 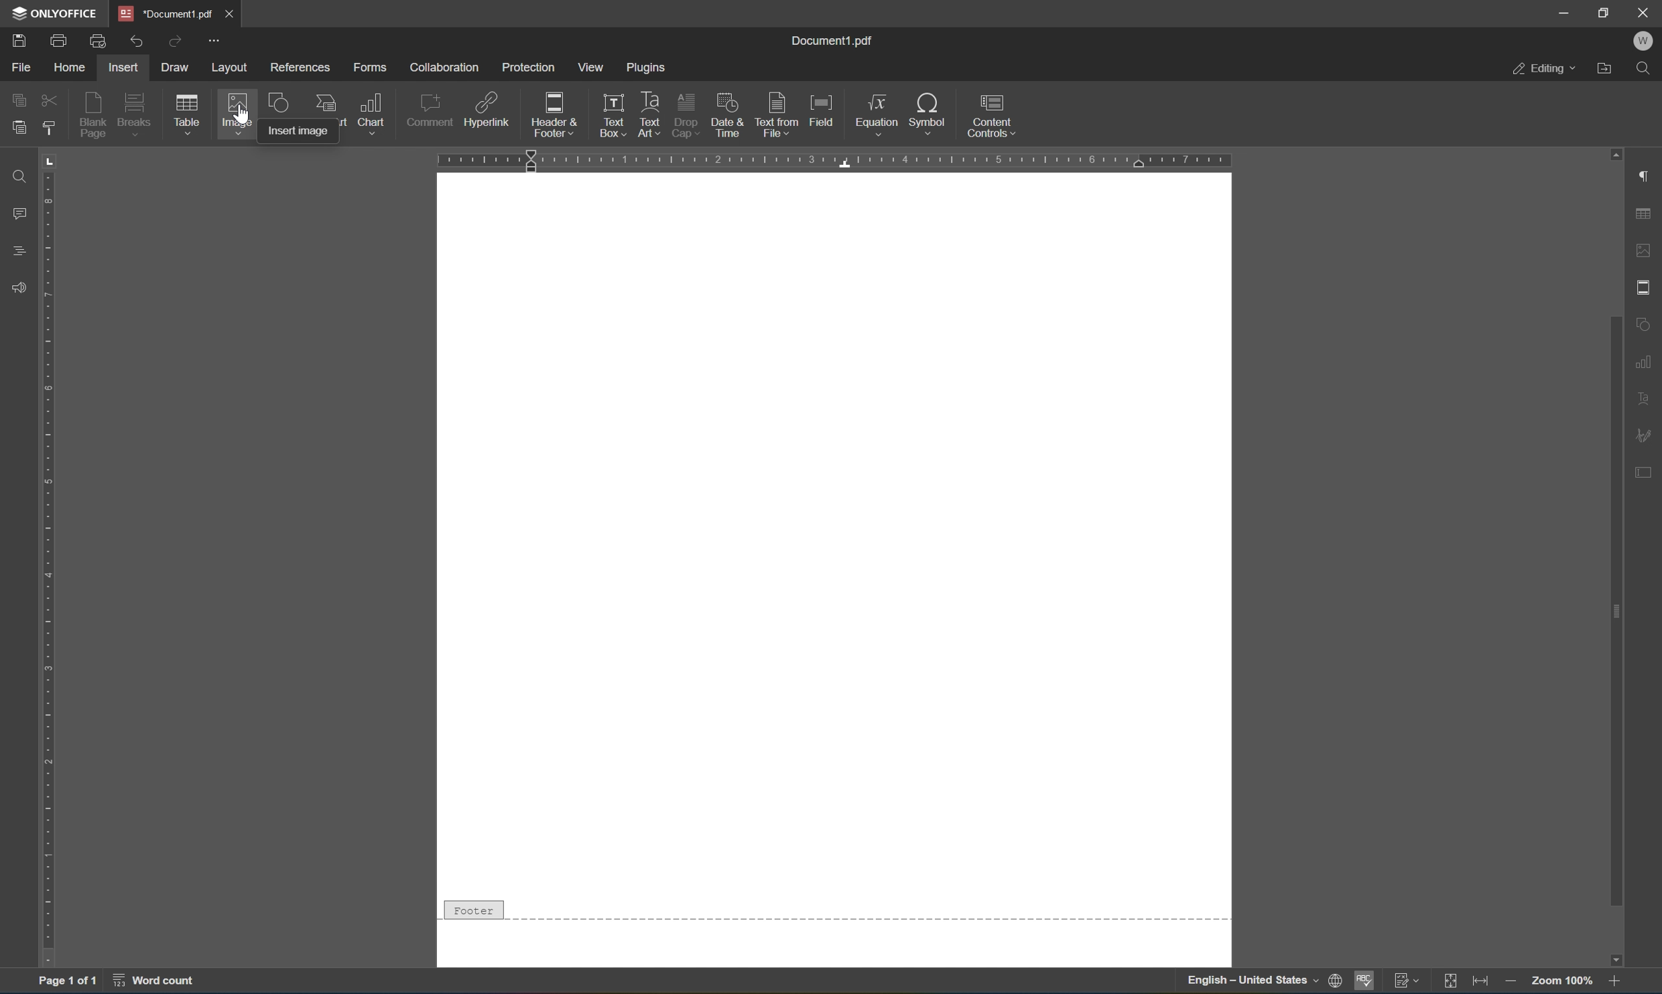 What do you see at coordinates (588, 68) in the screenshot?
I see `view` at bounding box center [588, 68].